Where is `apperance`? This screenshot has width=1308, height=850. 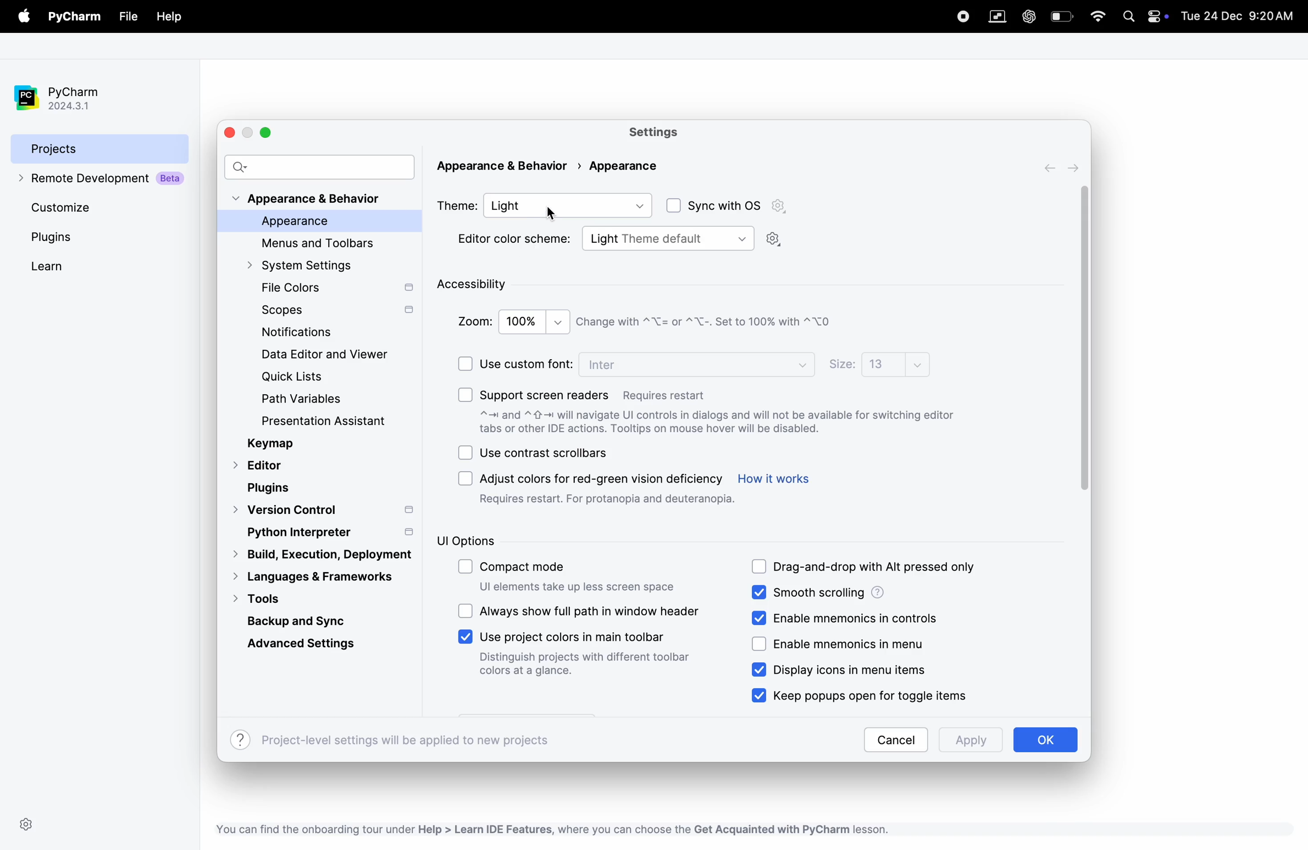 apperance is located at coordinates (622, 165).